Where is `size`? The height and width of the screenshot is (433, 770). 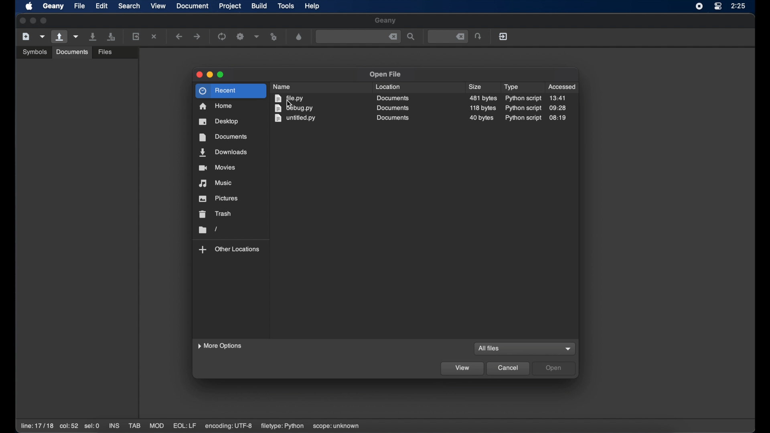 size is located at coordinates (483, 108).